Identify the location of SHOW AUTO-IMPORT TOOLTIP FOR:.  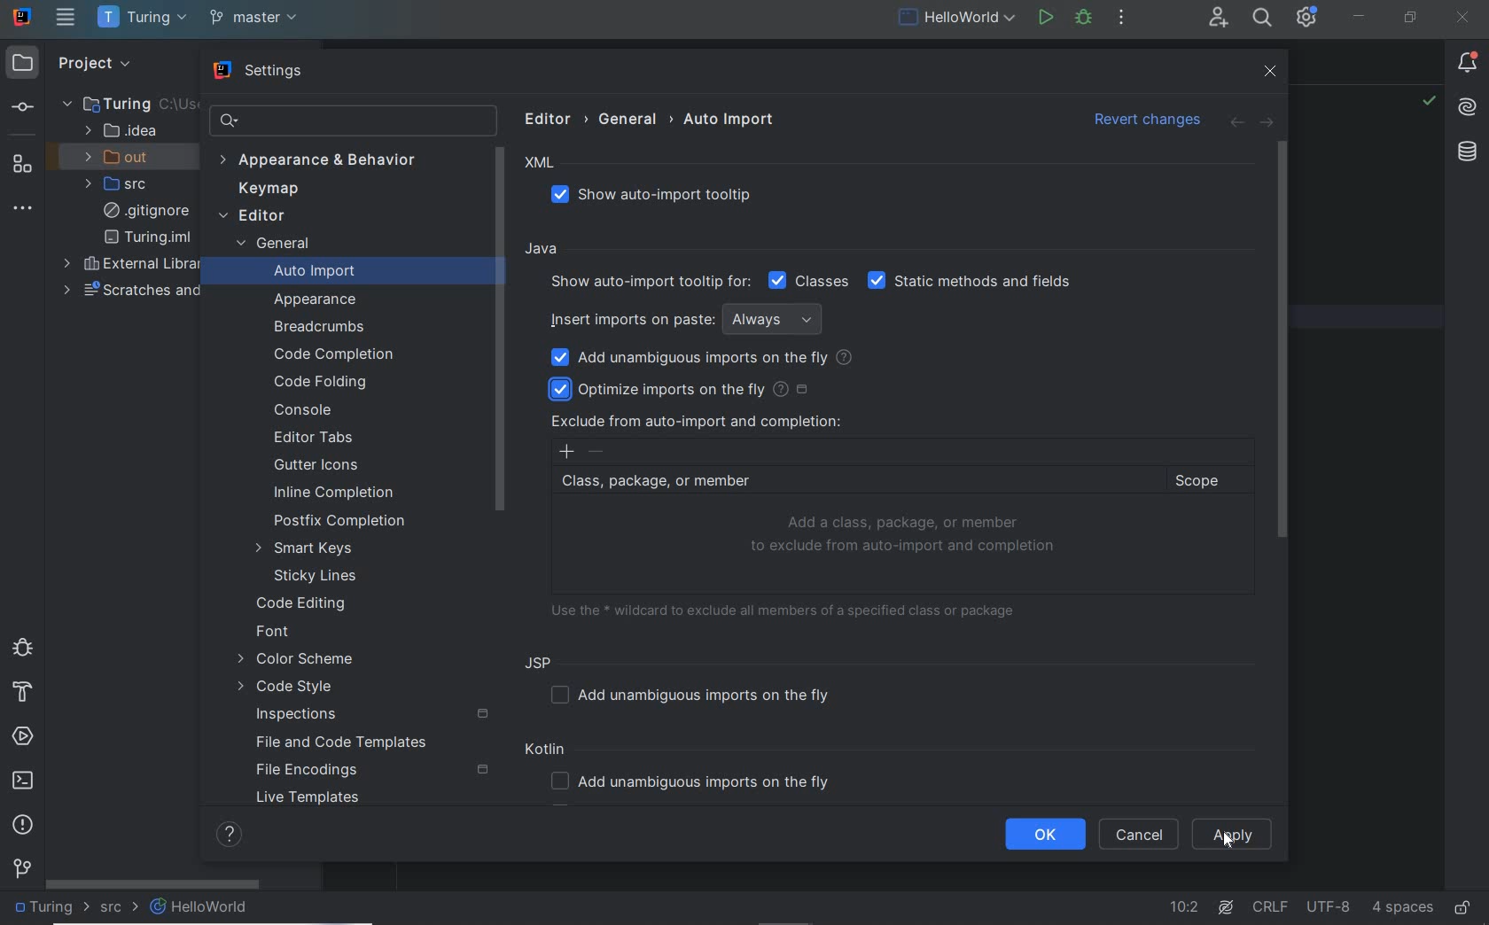
(648, 282).